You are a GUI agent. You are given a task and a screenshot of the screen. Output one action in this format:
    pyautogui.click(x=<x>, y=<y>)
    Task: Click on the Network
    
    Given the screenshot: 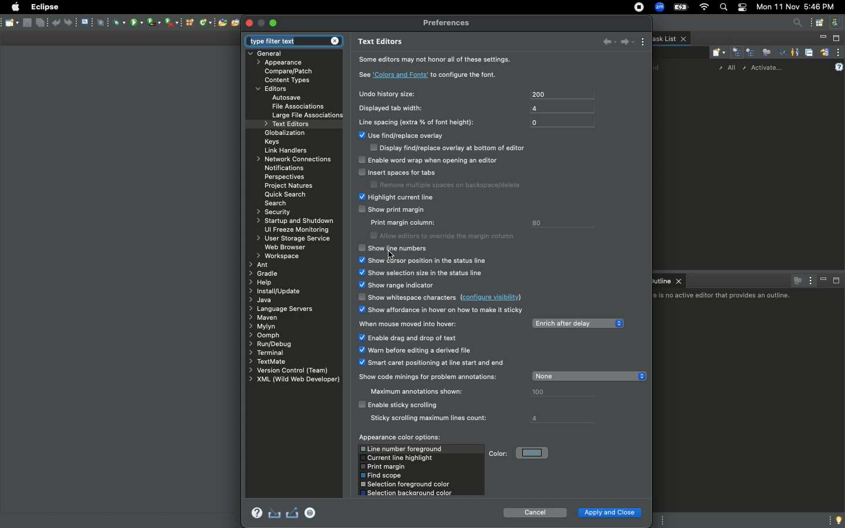 What is the action you would take?
    pyautogui.click(x=204, y=23)
    